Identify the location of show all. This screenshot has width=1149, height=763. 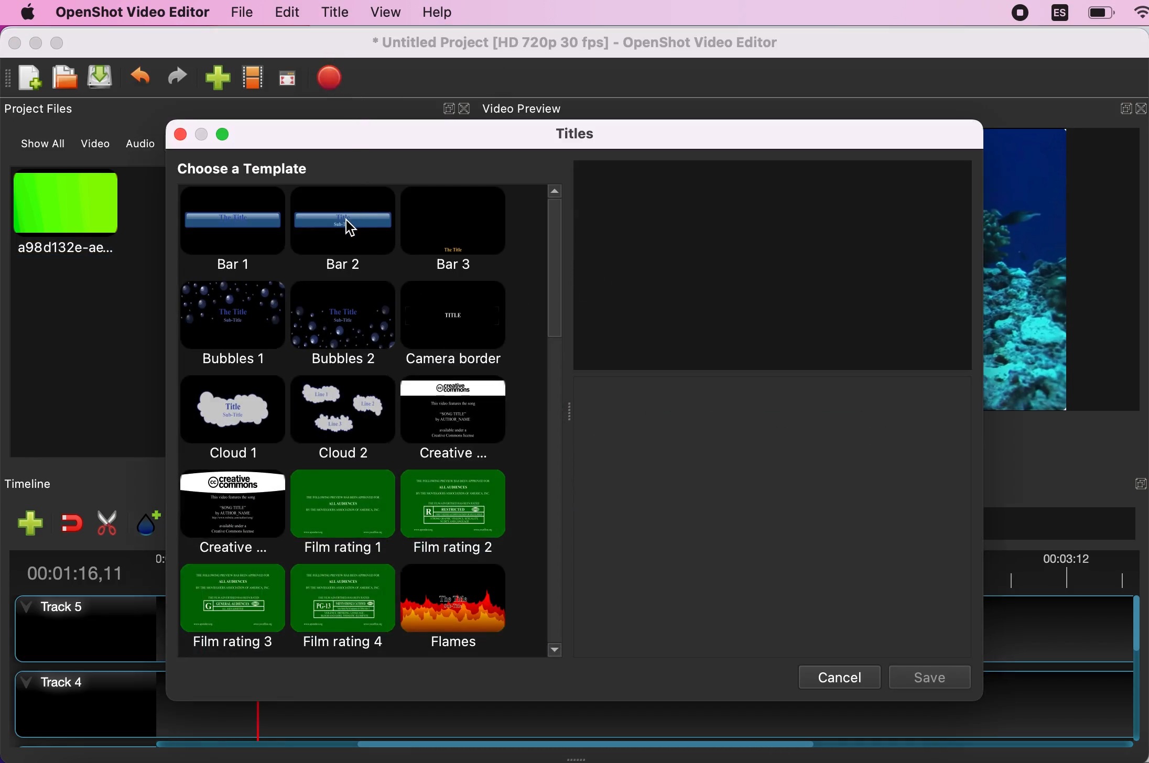
(37, 144).